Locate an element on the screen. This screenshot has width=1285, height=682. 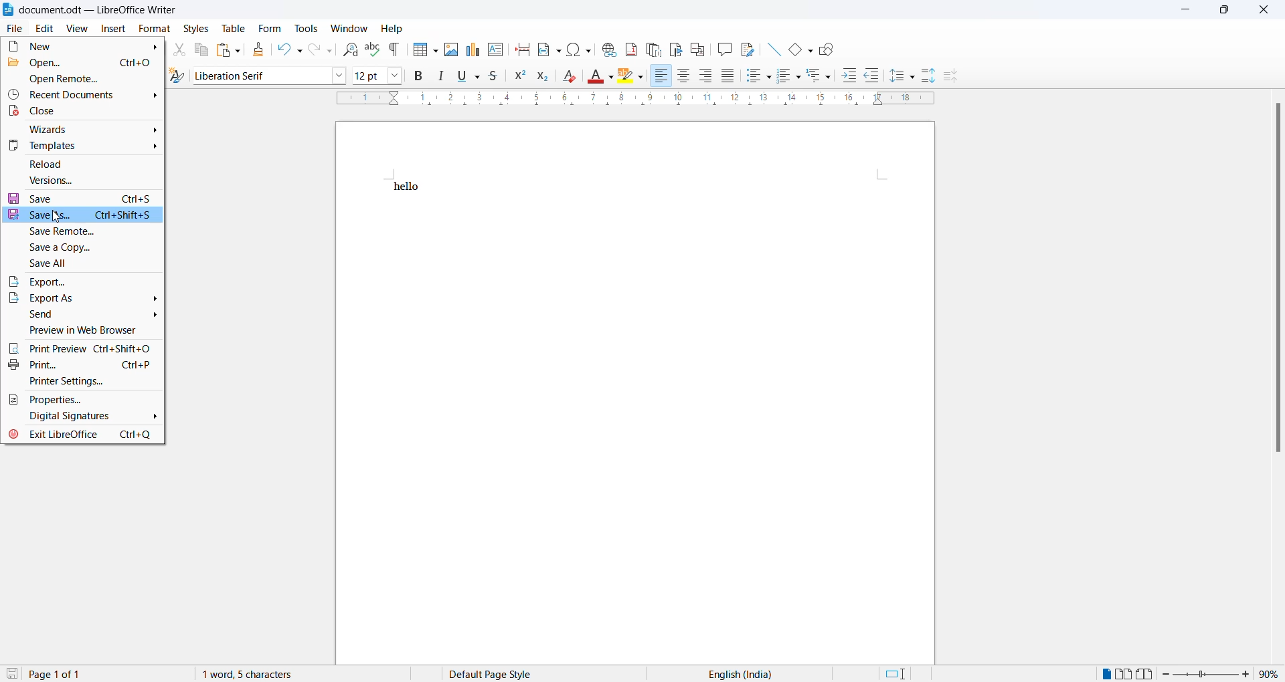
Zoom slider is located at coordinates (1206, 674).